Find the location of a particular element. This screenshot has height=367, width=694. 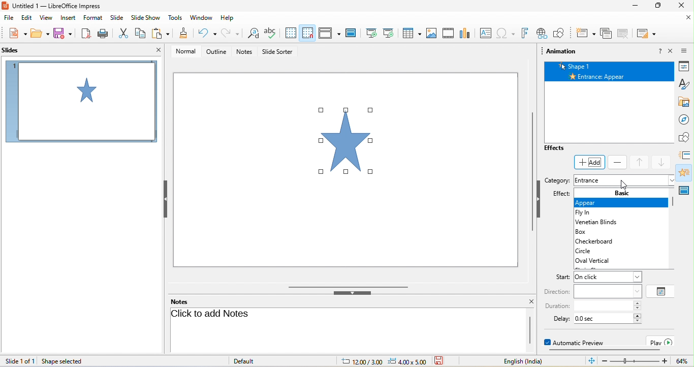

table is located at coordinates (410, 33).